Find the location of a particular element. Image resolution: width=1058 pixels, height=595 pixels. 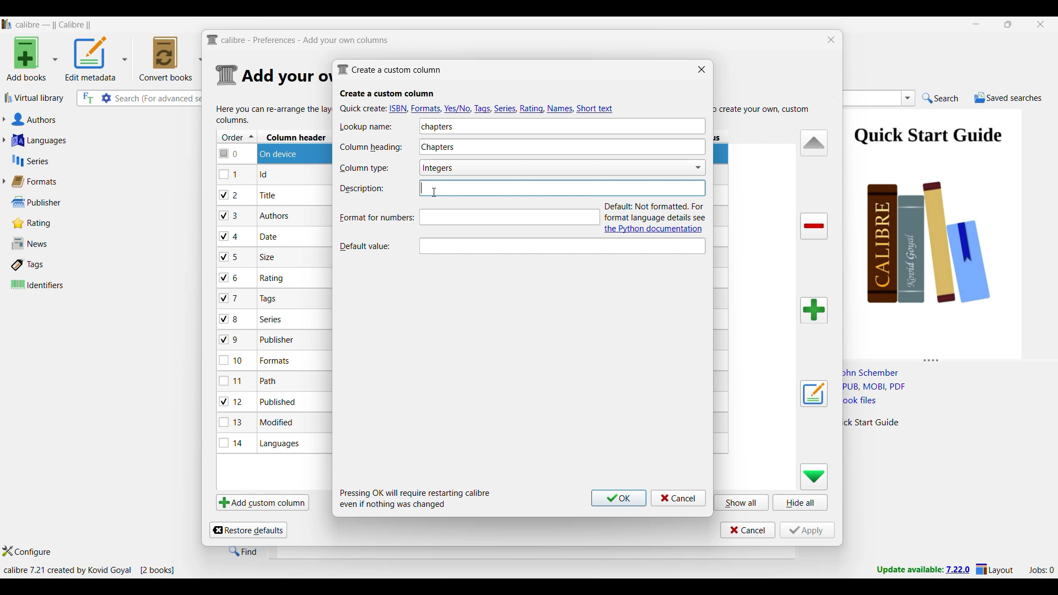

Column heading typed in is located at coordinates (505, 145).